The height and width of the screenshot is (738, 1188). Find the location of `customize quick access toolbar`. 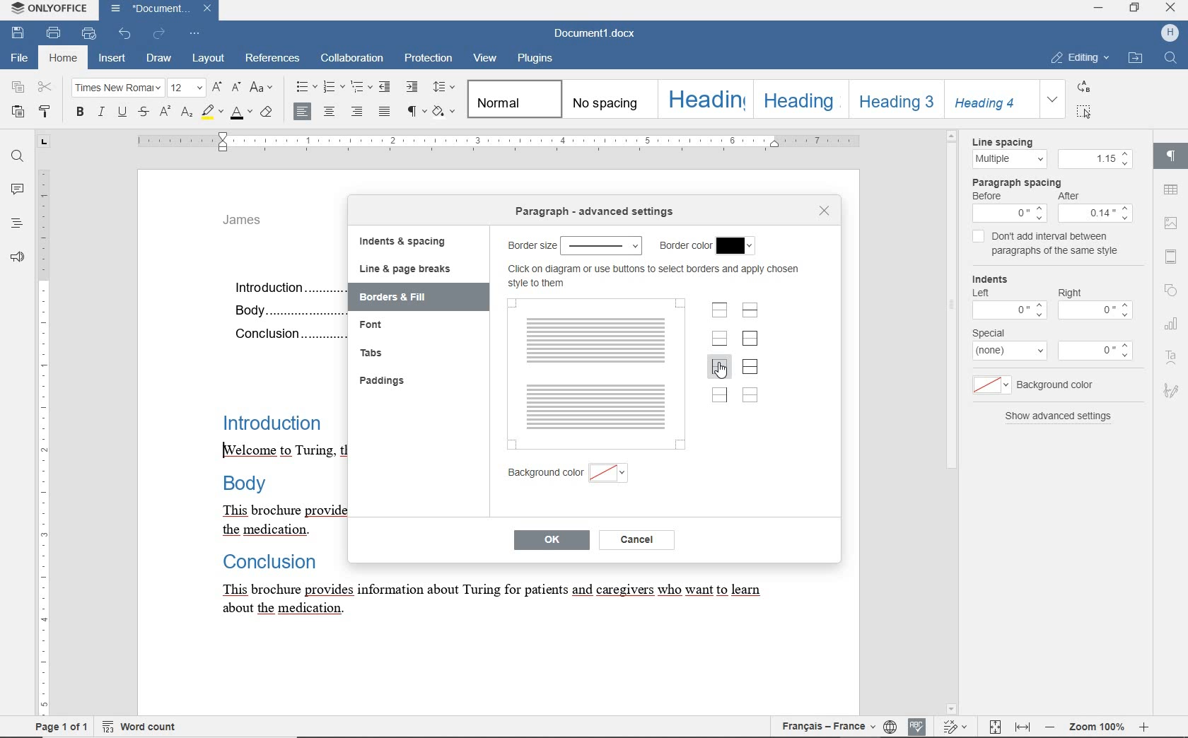

customize quick access toolbar is located at coordinates (195, 34).